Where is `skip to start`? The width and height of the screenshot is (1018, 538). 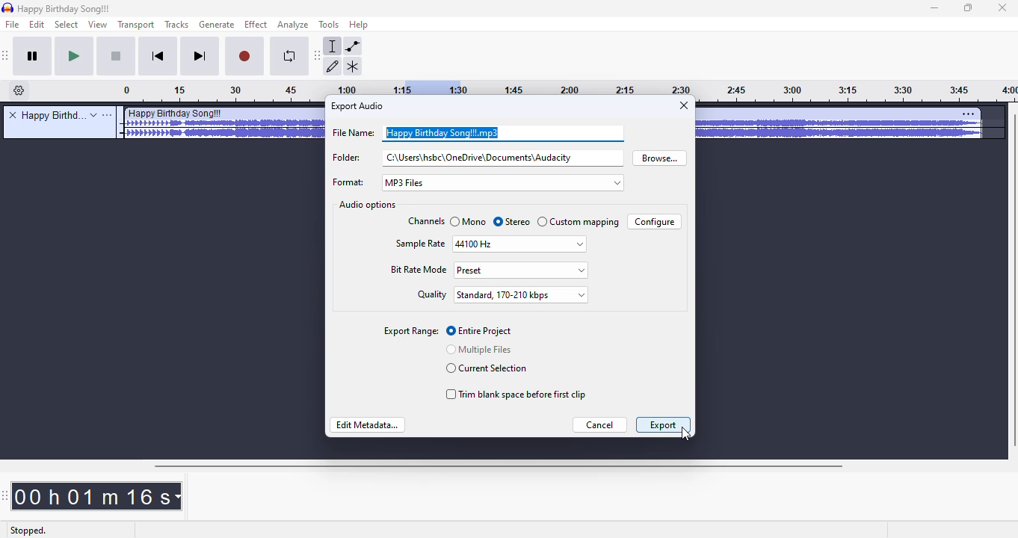
skip to start is located at coordinates (160, 57).